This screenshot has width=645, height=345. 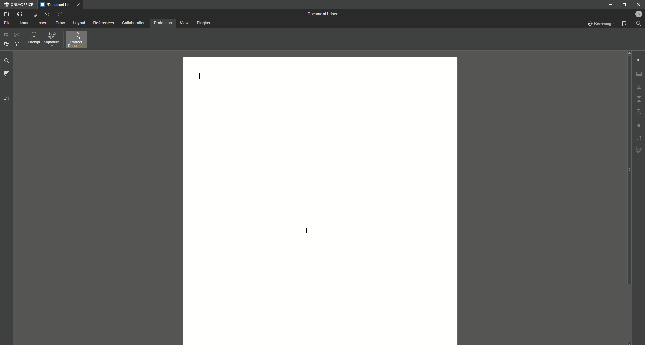 I want to click on ONLYOFFICE, so click(x=19, y=4).